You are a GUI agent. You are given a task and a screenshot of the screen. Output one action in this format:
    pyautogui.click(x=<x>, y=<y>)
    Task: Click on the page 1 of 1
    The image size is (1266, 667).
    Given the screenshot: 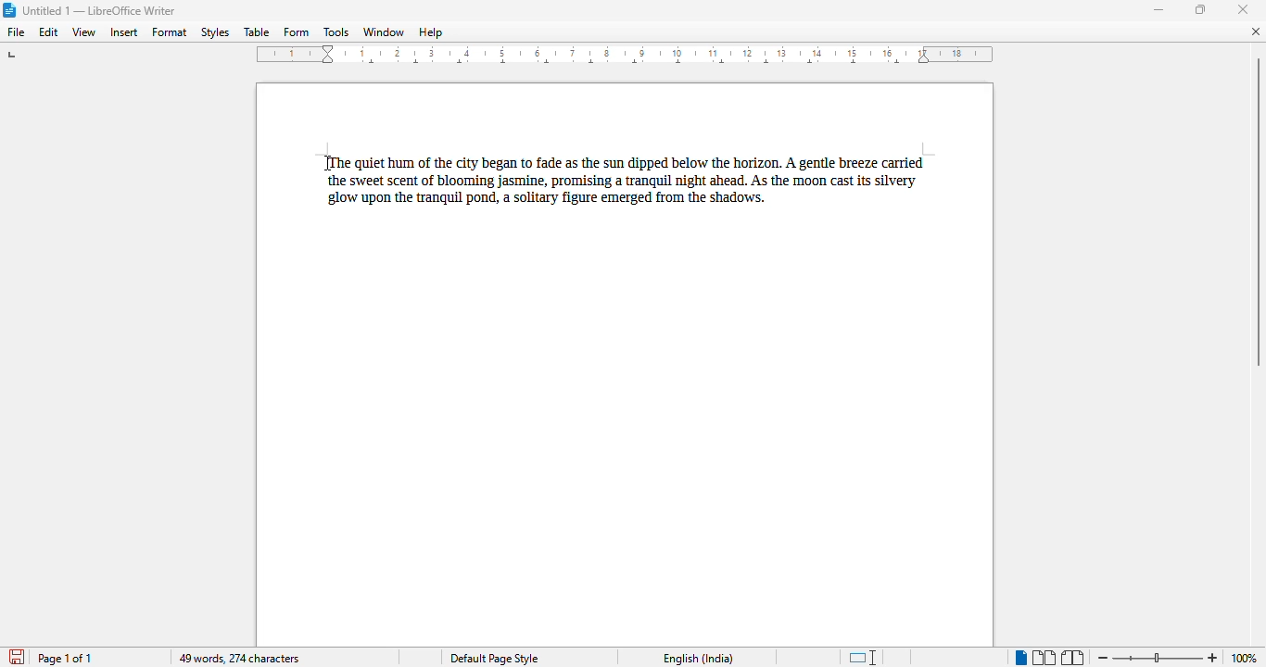 What is the action you would take?
    pyautogui.click(x=65, y=659)
    